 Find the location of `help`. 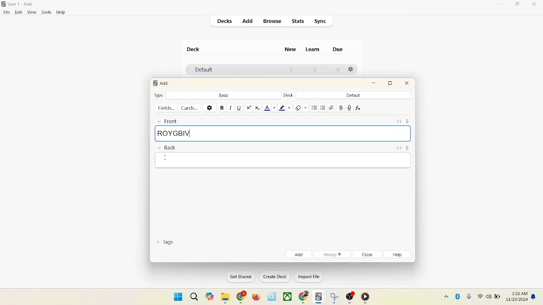

help is located at coordinates (61, 12).